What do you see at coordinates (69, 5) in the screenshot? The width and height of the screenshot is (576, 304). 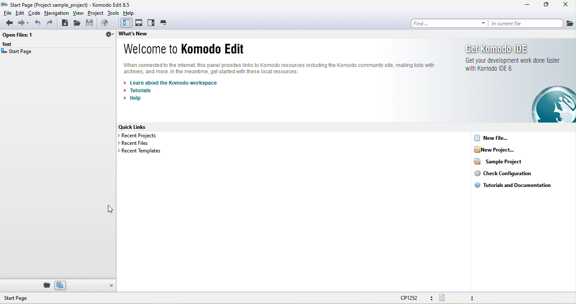 I see `title` at bounding box center [69, 5].